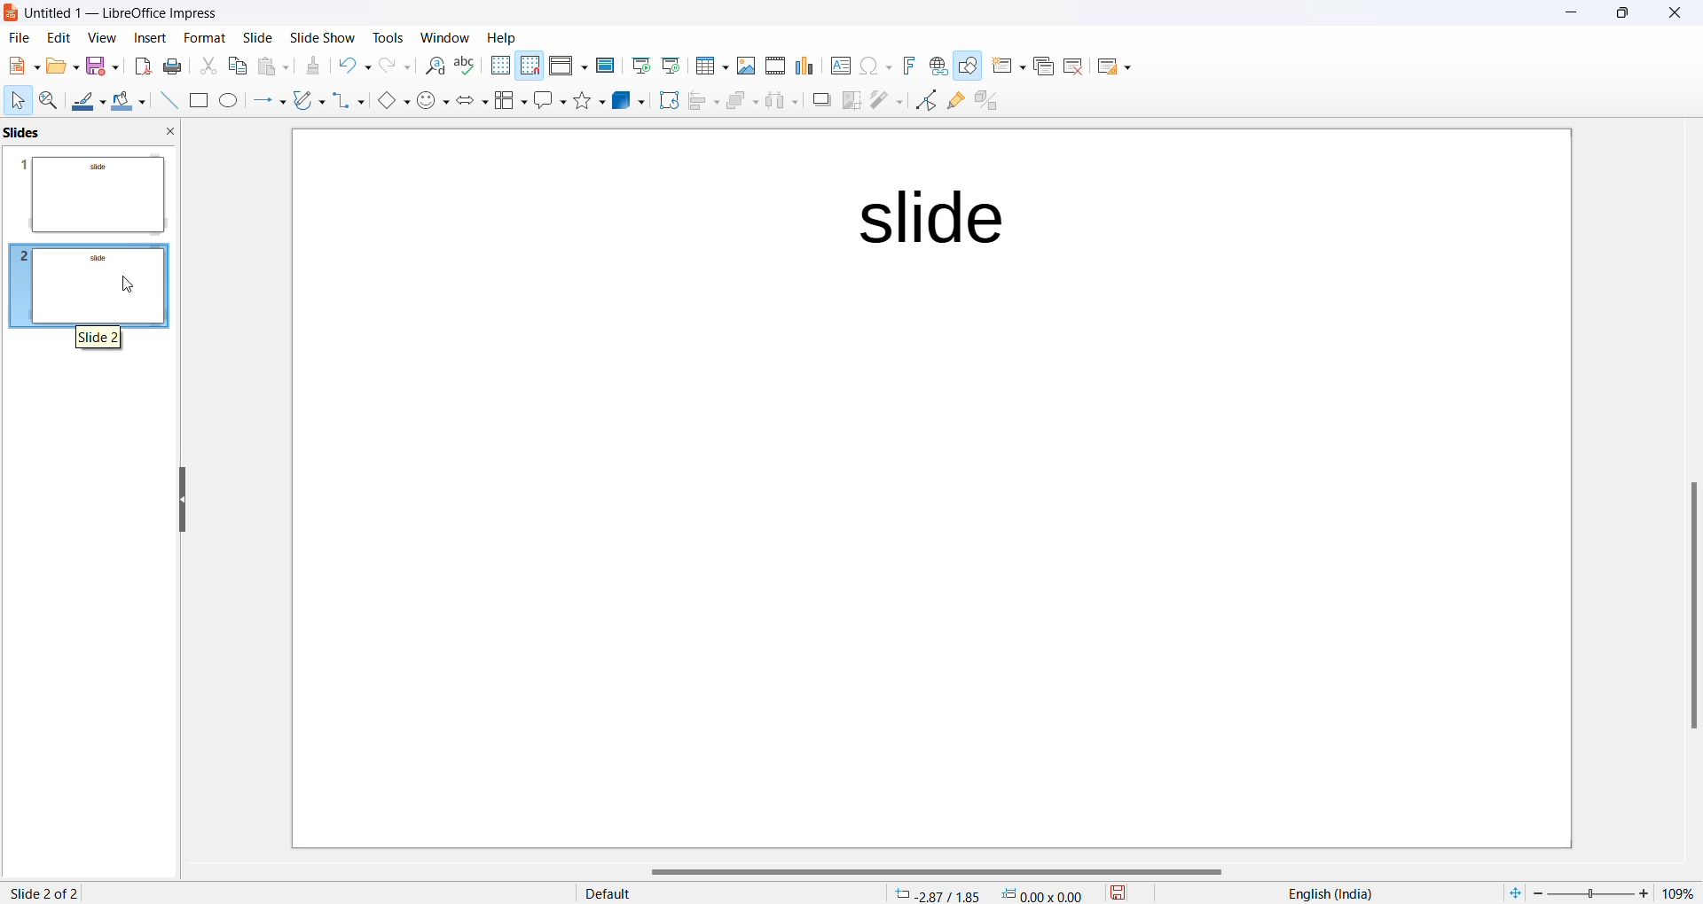 The width and height of the screenshot is (1703, 904). Describe the element at coordinates (885, 101) in the screenshot. I see `filter` at that location.